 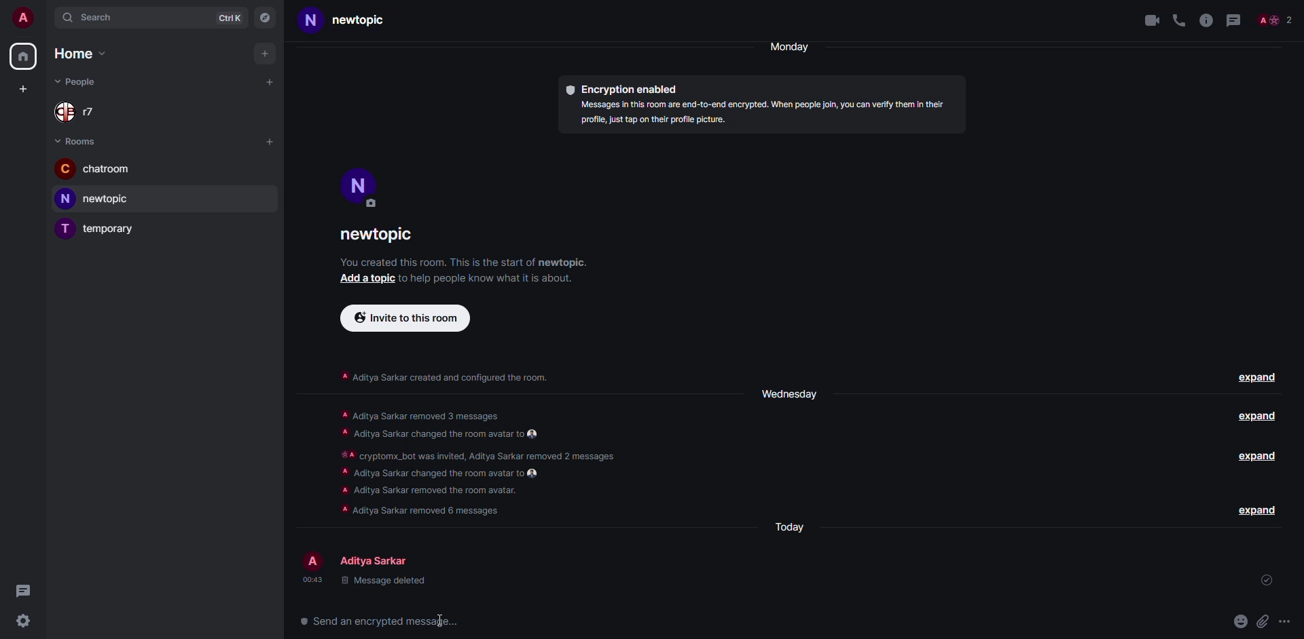 What do you see at coordinates (98, 199) in the screenshot?
I see `room` at bounding box center [98, 199].